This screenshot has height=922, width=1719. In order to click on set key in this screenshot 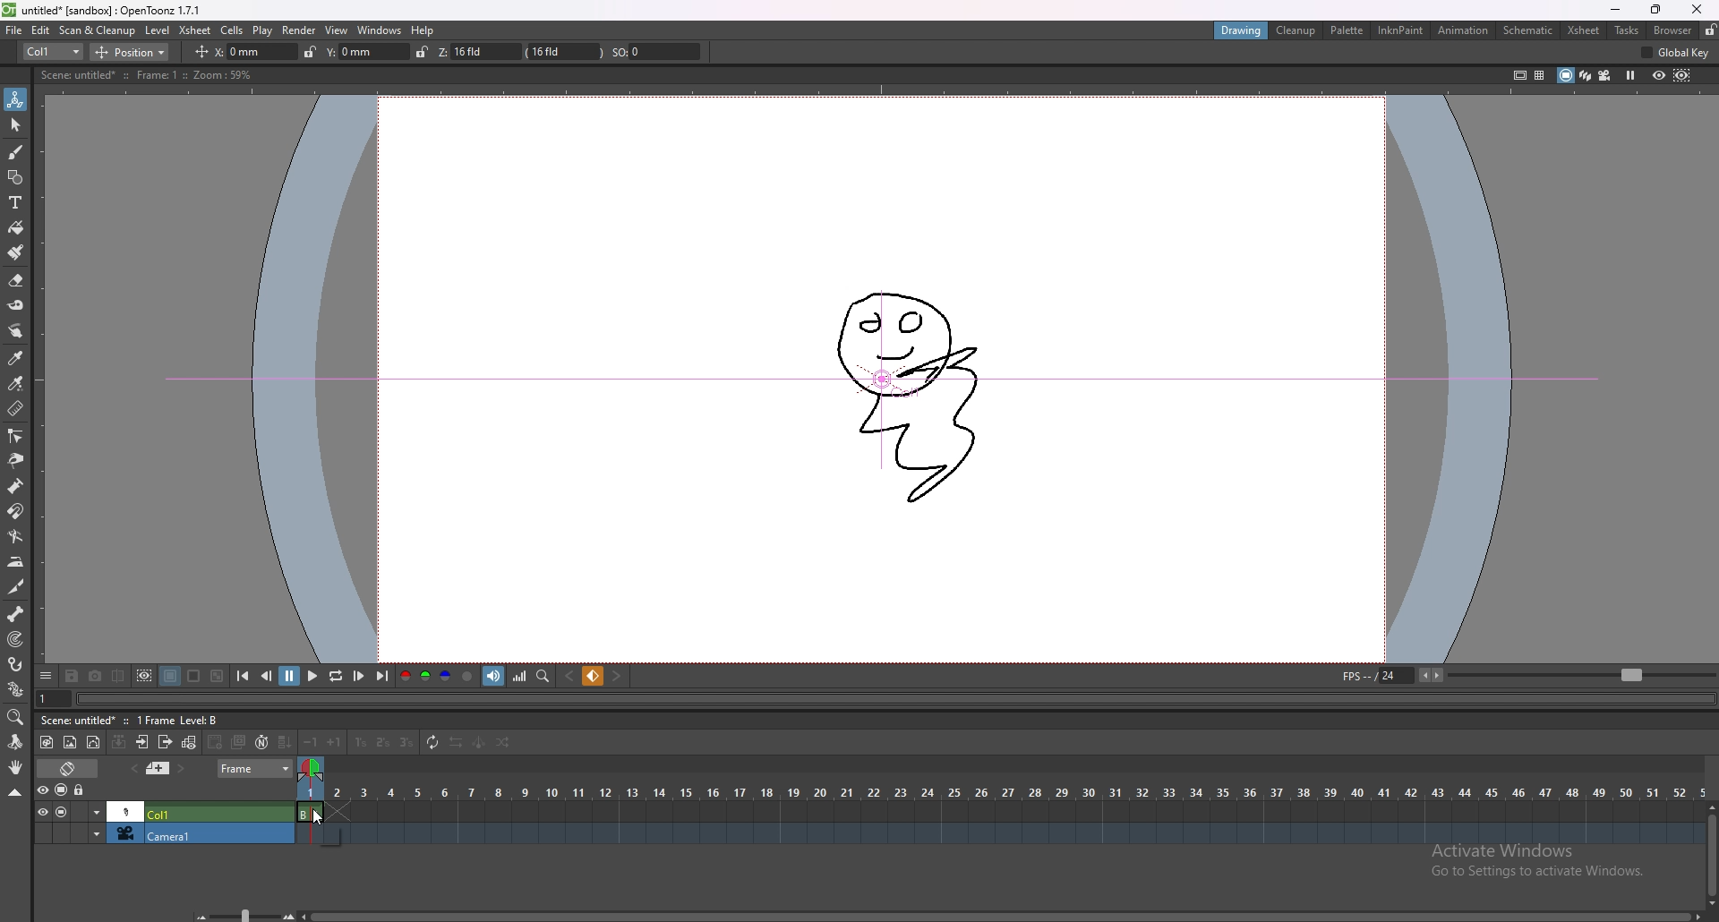, I will do `click(594, 676)`.